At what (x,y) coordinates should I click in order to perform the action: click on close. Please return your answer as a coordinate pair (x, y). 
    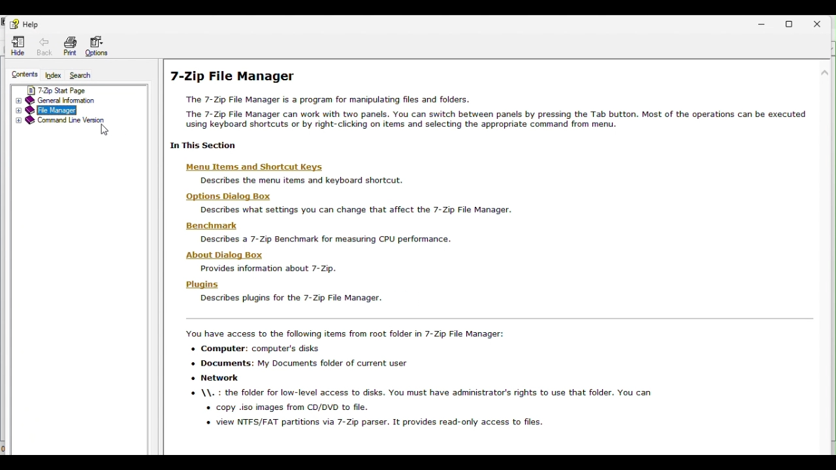
    Looking at the image, I should click on (823, 23).